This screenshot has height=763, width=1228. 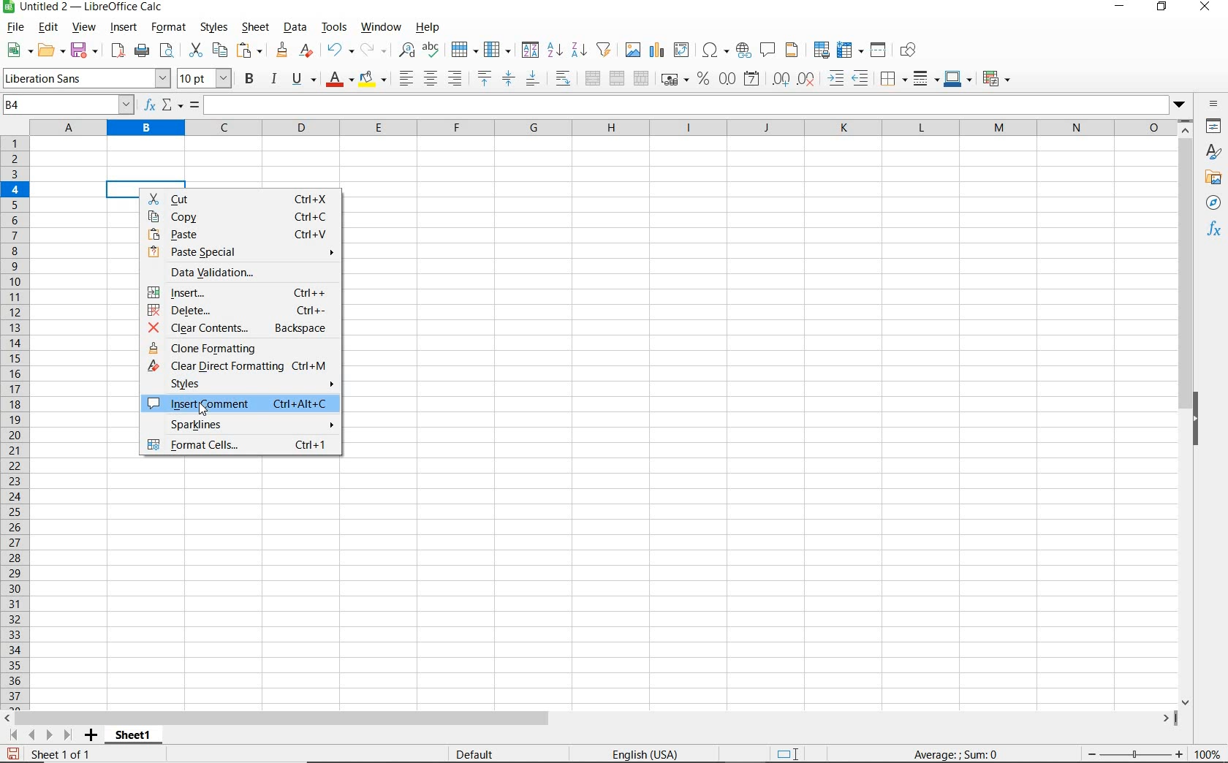 What do you see at coordinates (781, 80) in the screenshot?
I see `add decimal place` at bounding box center [781, 80].